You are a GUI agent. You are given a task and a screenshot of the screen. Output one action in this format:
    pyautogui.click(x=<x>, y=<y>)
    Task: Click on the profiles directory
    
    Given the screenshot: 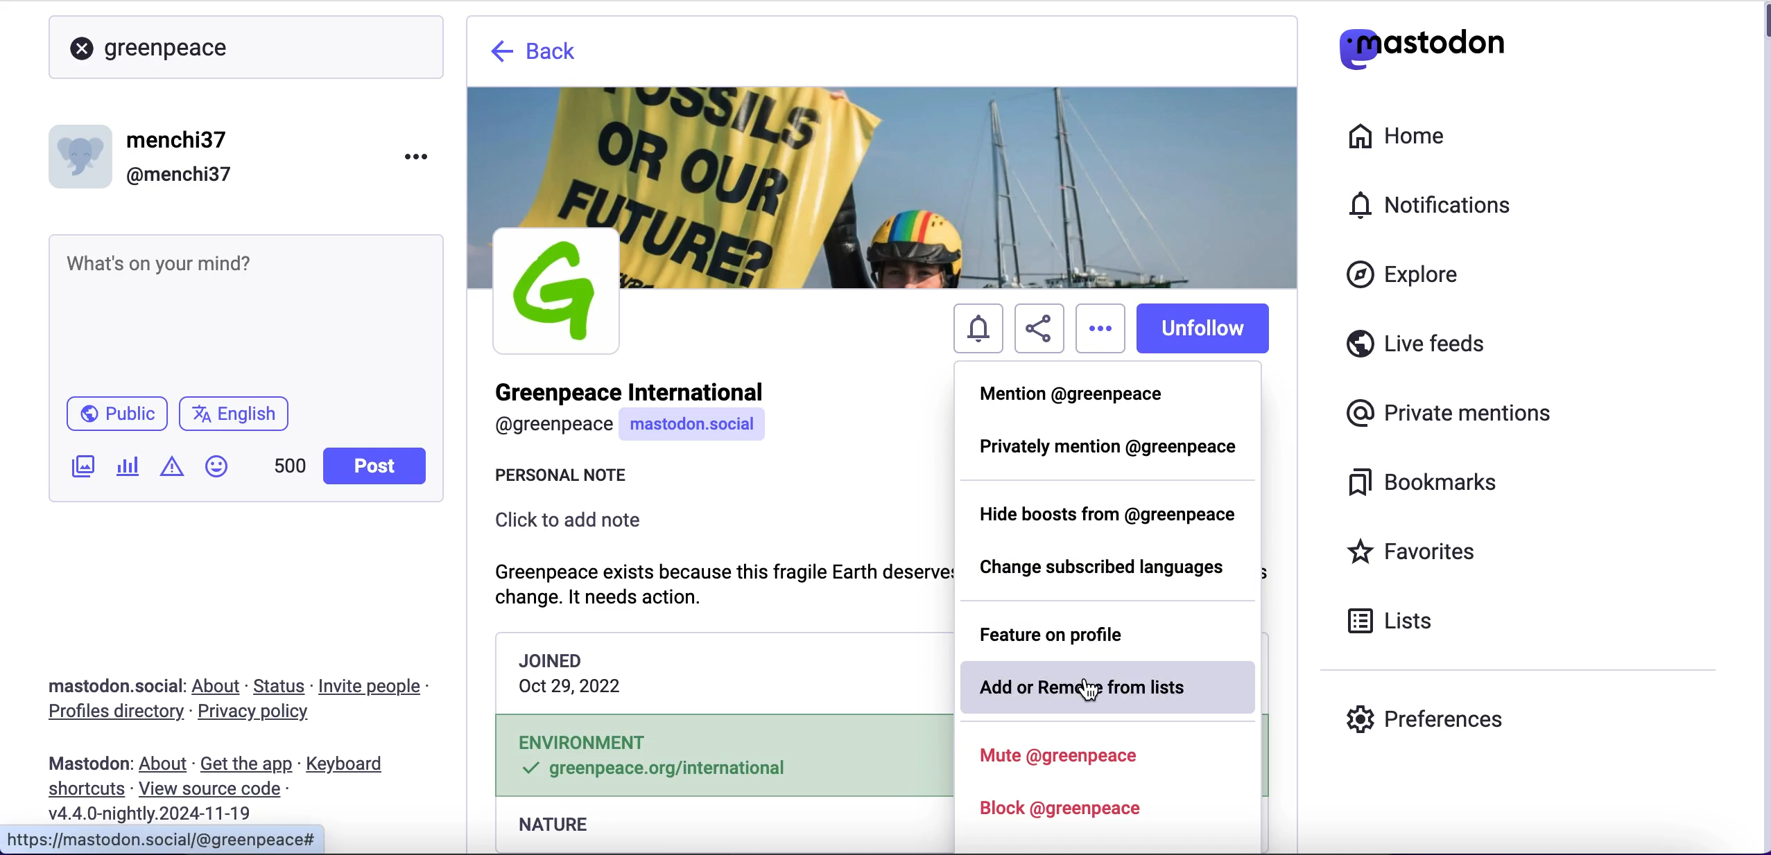 What is the action you would take?
    pyautogui.click(x=107, y=714)
    